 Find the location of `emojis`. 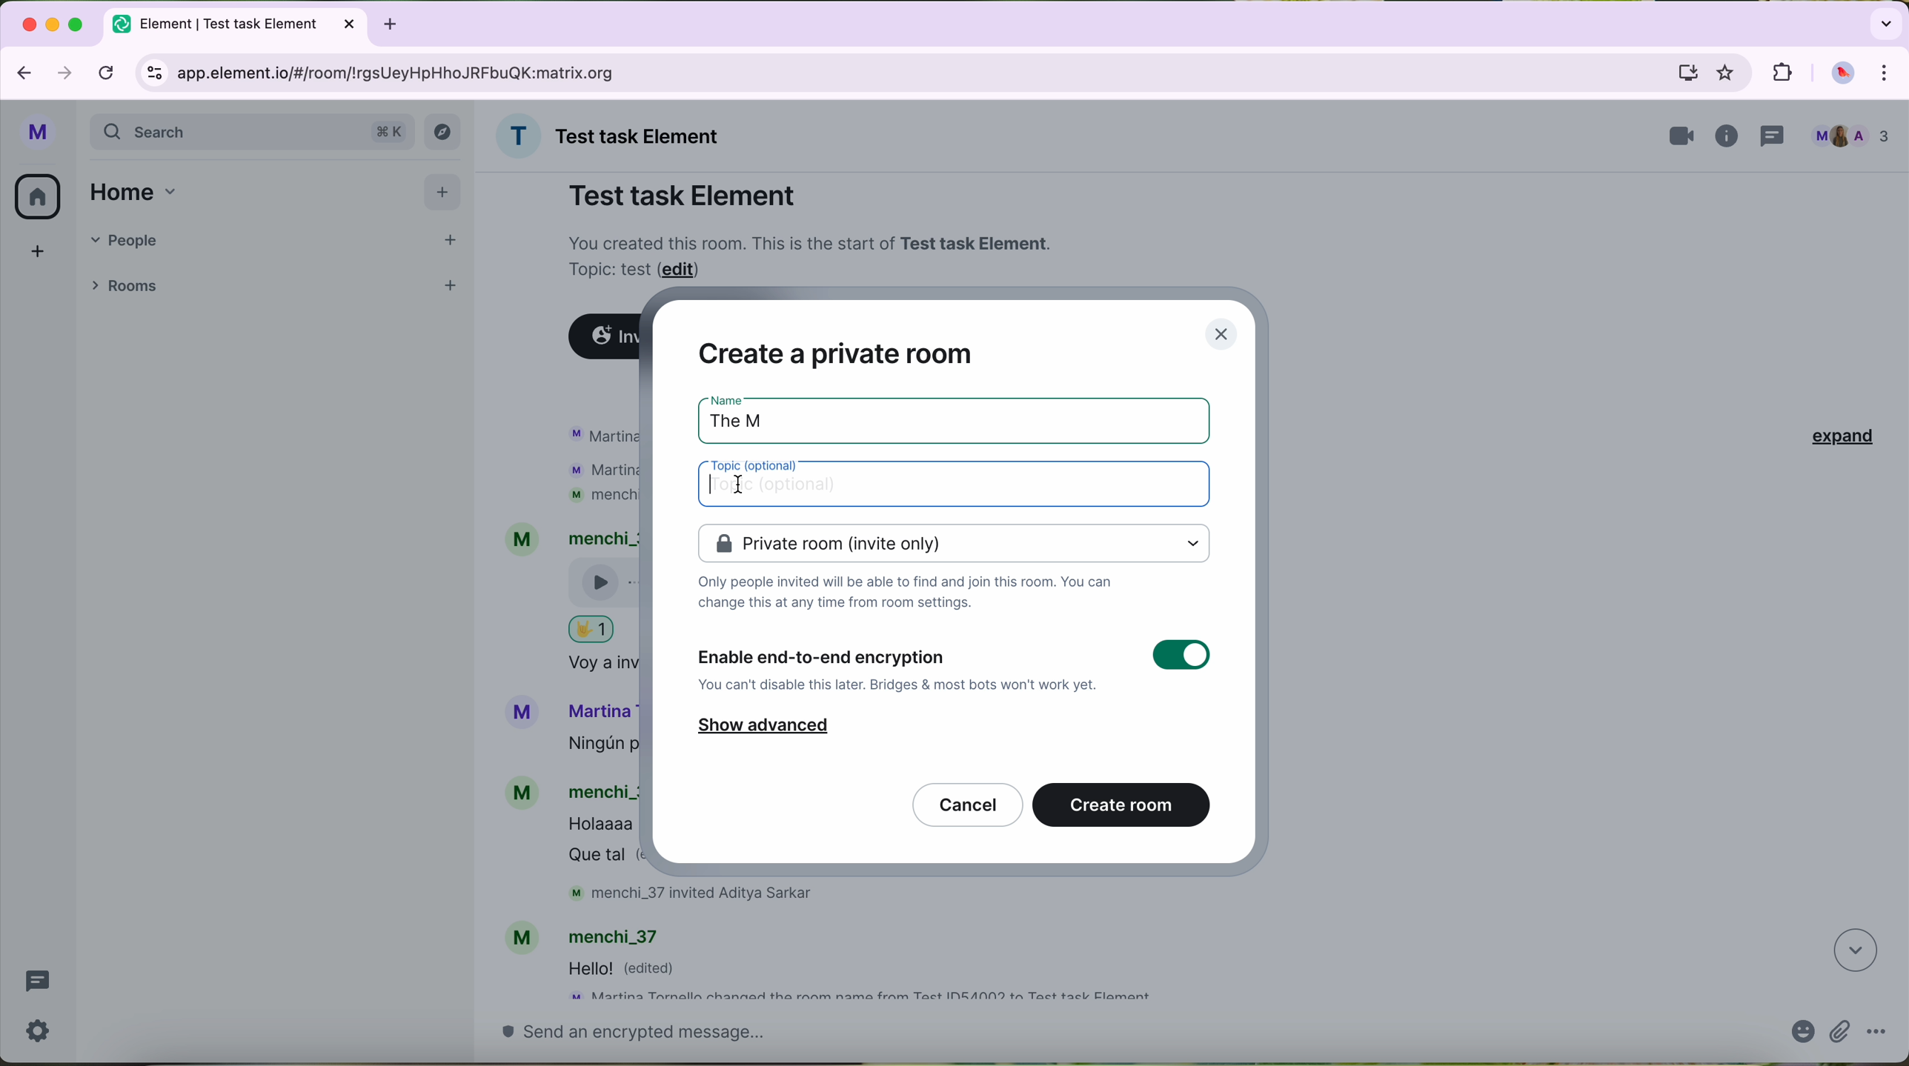

emojis is located at coordinates (1799, 1036).